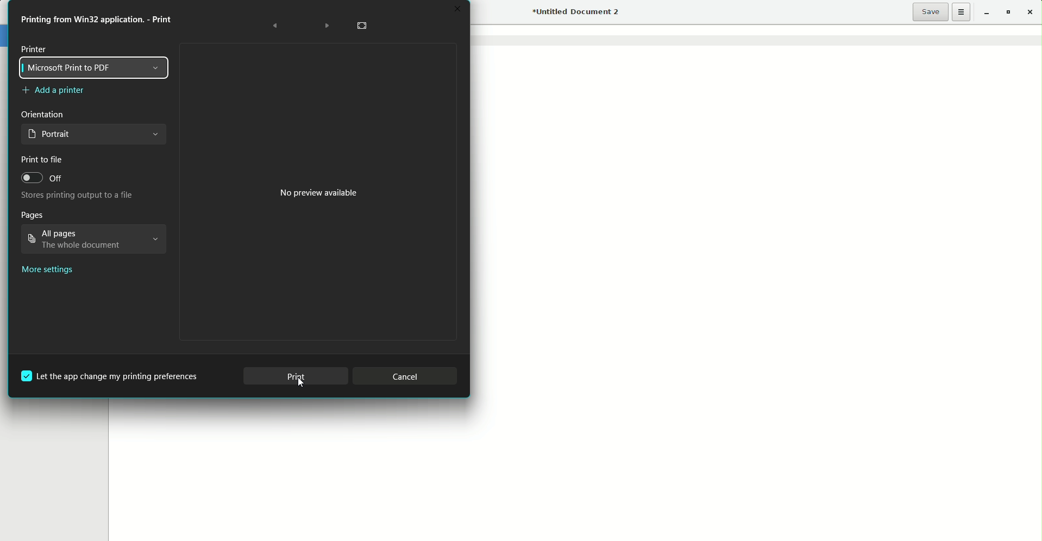 This screenshot has height=541, width=1042. Describe the element at coordinates (302, 385) in the screenshot. I see `Cursor` at that location.